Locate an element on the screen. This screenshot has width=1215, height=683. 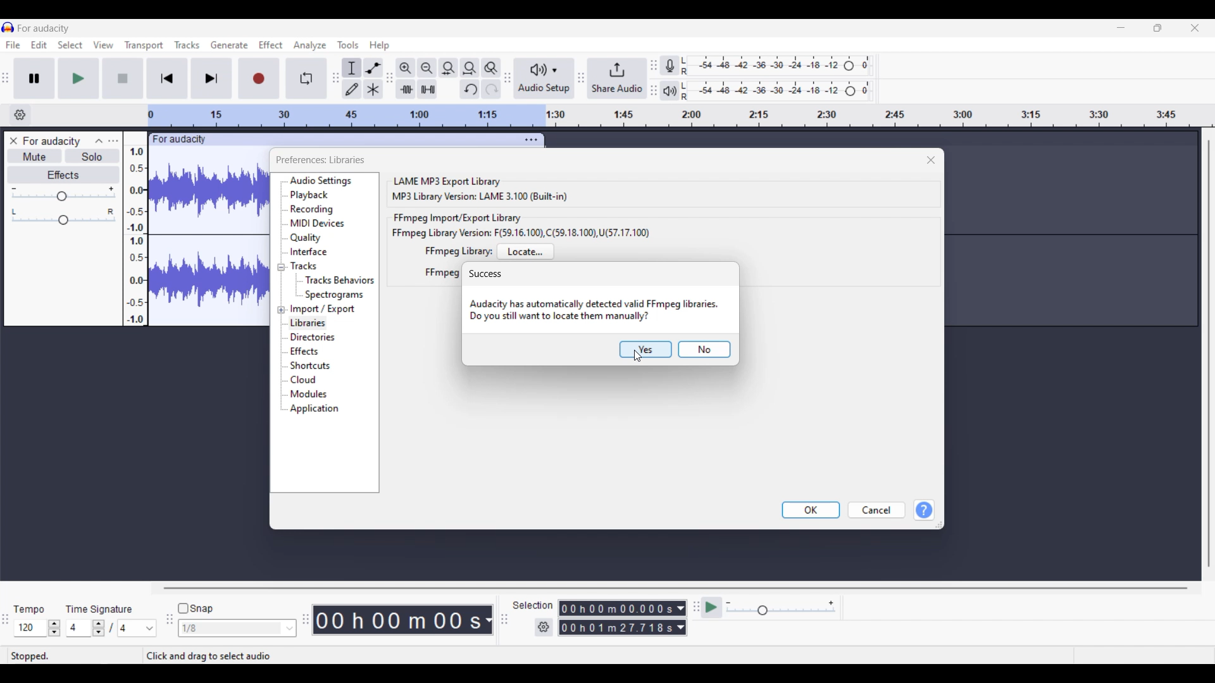
Tempo settings is located at coordinates (37, 628).